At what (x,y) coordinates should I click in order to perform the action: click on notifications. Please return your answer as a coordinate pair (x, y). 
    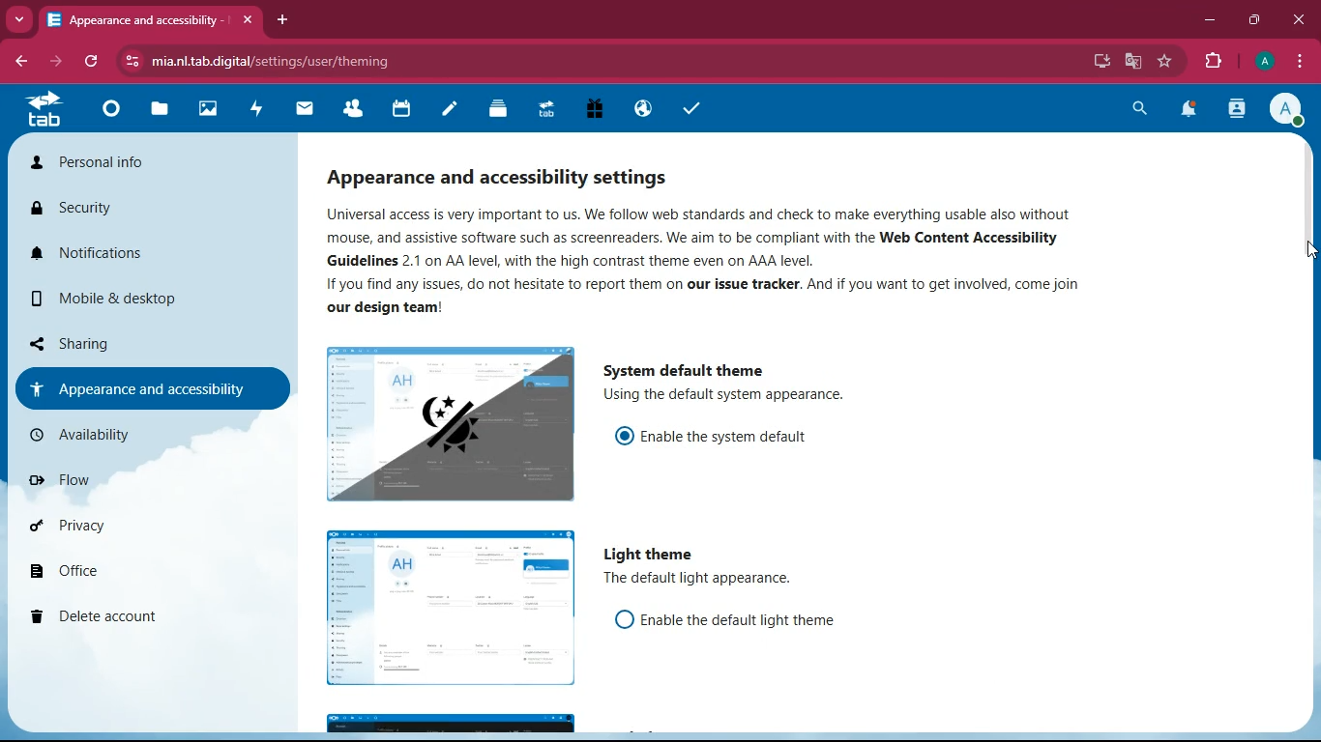
    Looking at the image, I should click on (1189, 110).